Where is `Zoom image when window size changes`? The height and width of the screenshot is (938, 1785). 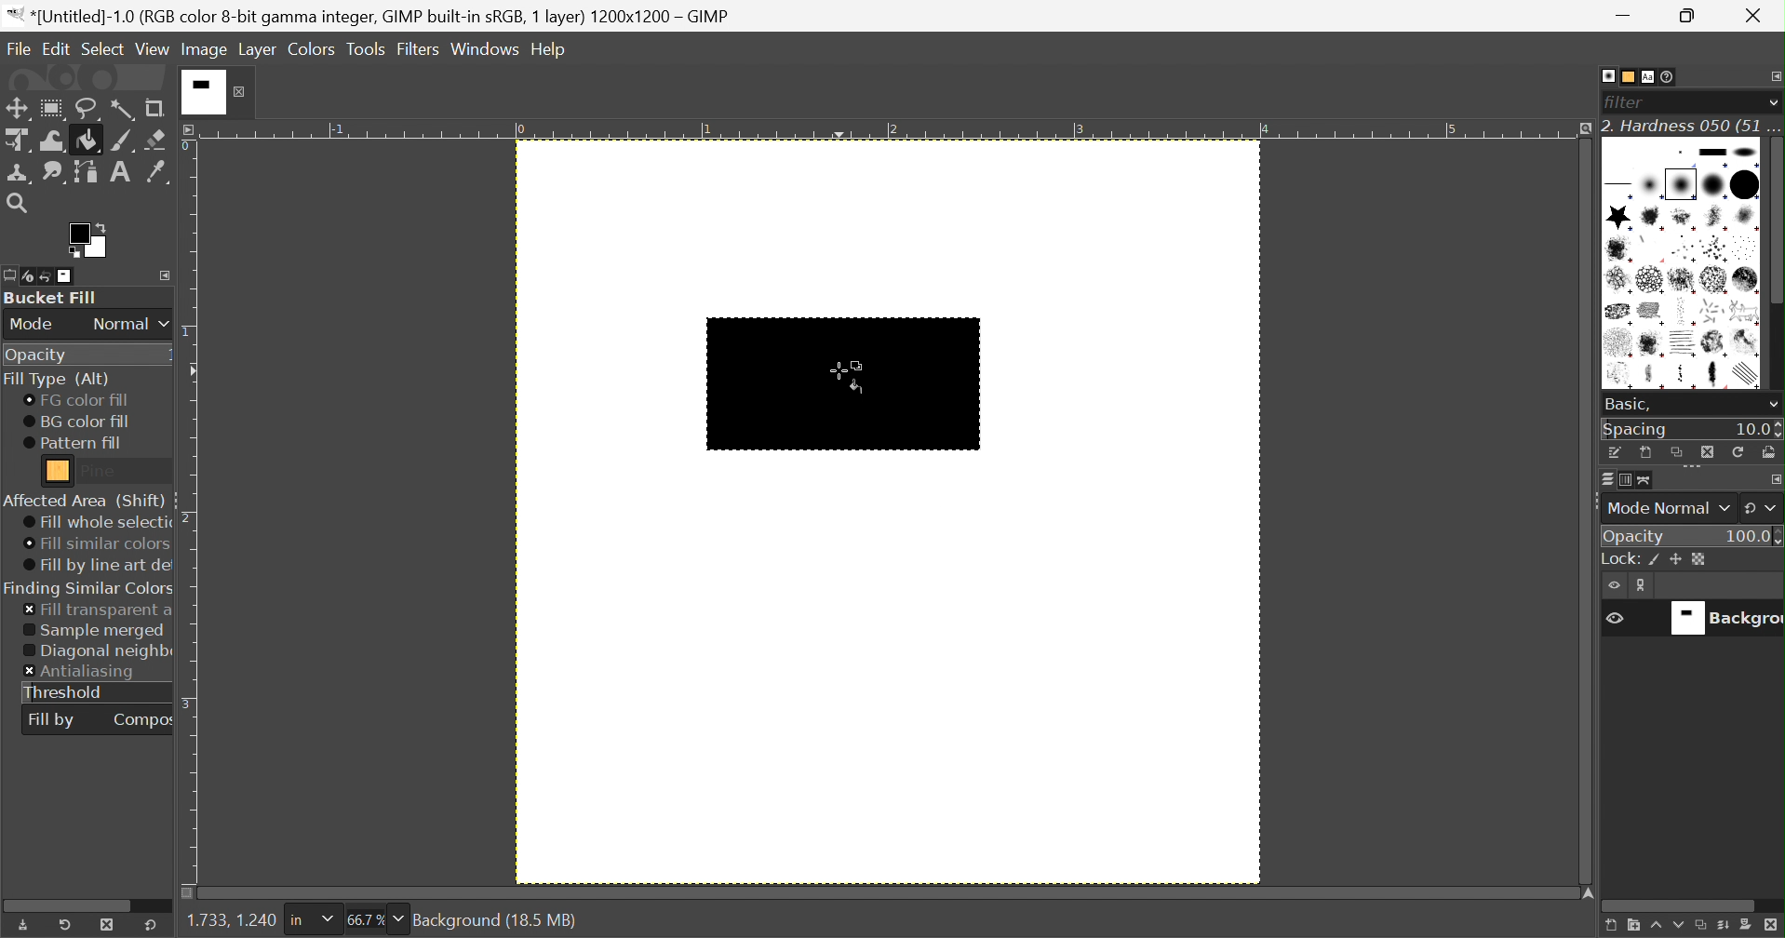
Zoom image when window size changes is located at coordinates (1582, 130).